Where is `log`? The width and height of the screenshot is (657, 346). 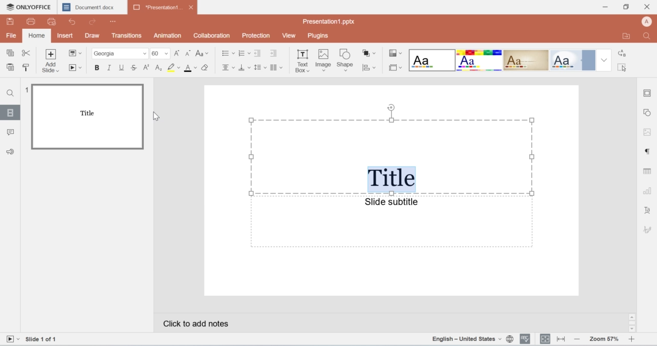
log is located at coordinates (160, 68).